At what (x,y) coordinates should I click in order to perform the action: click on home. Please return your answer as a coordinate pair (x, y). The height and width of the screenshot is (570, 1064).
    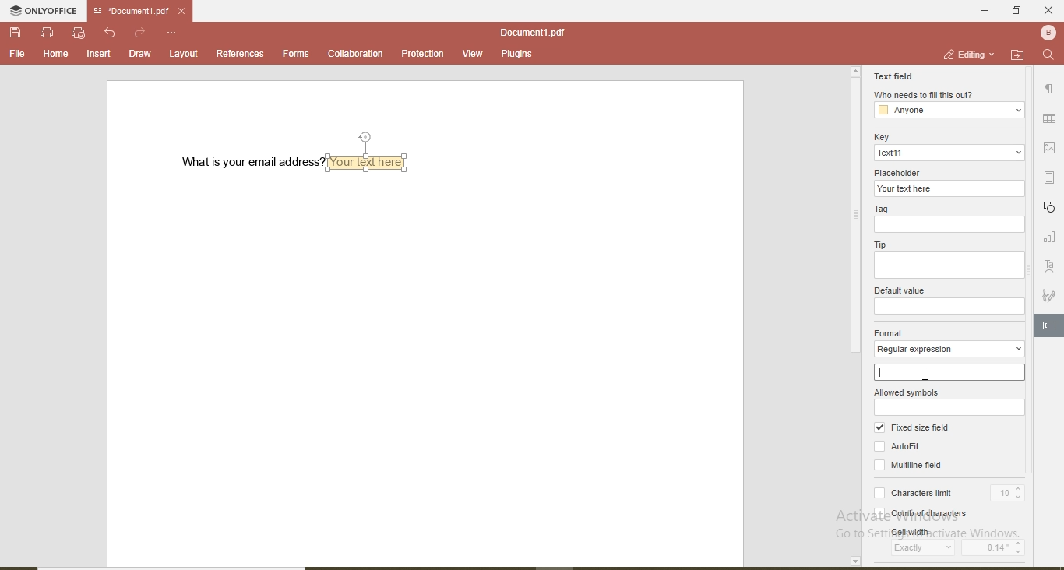
    Looking at the image, I should click on (53, 54).